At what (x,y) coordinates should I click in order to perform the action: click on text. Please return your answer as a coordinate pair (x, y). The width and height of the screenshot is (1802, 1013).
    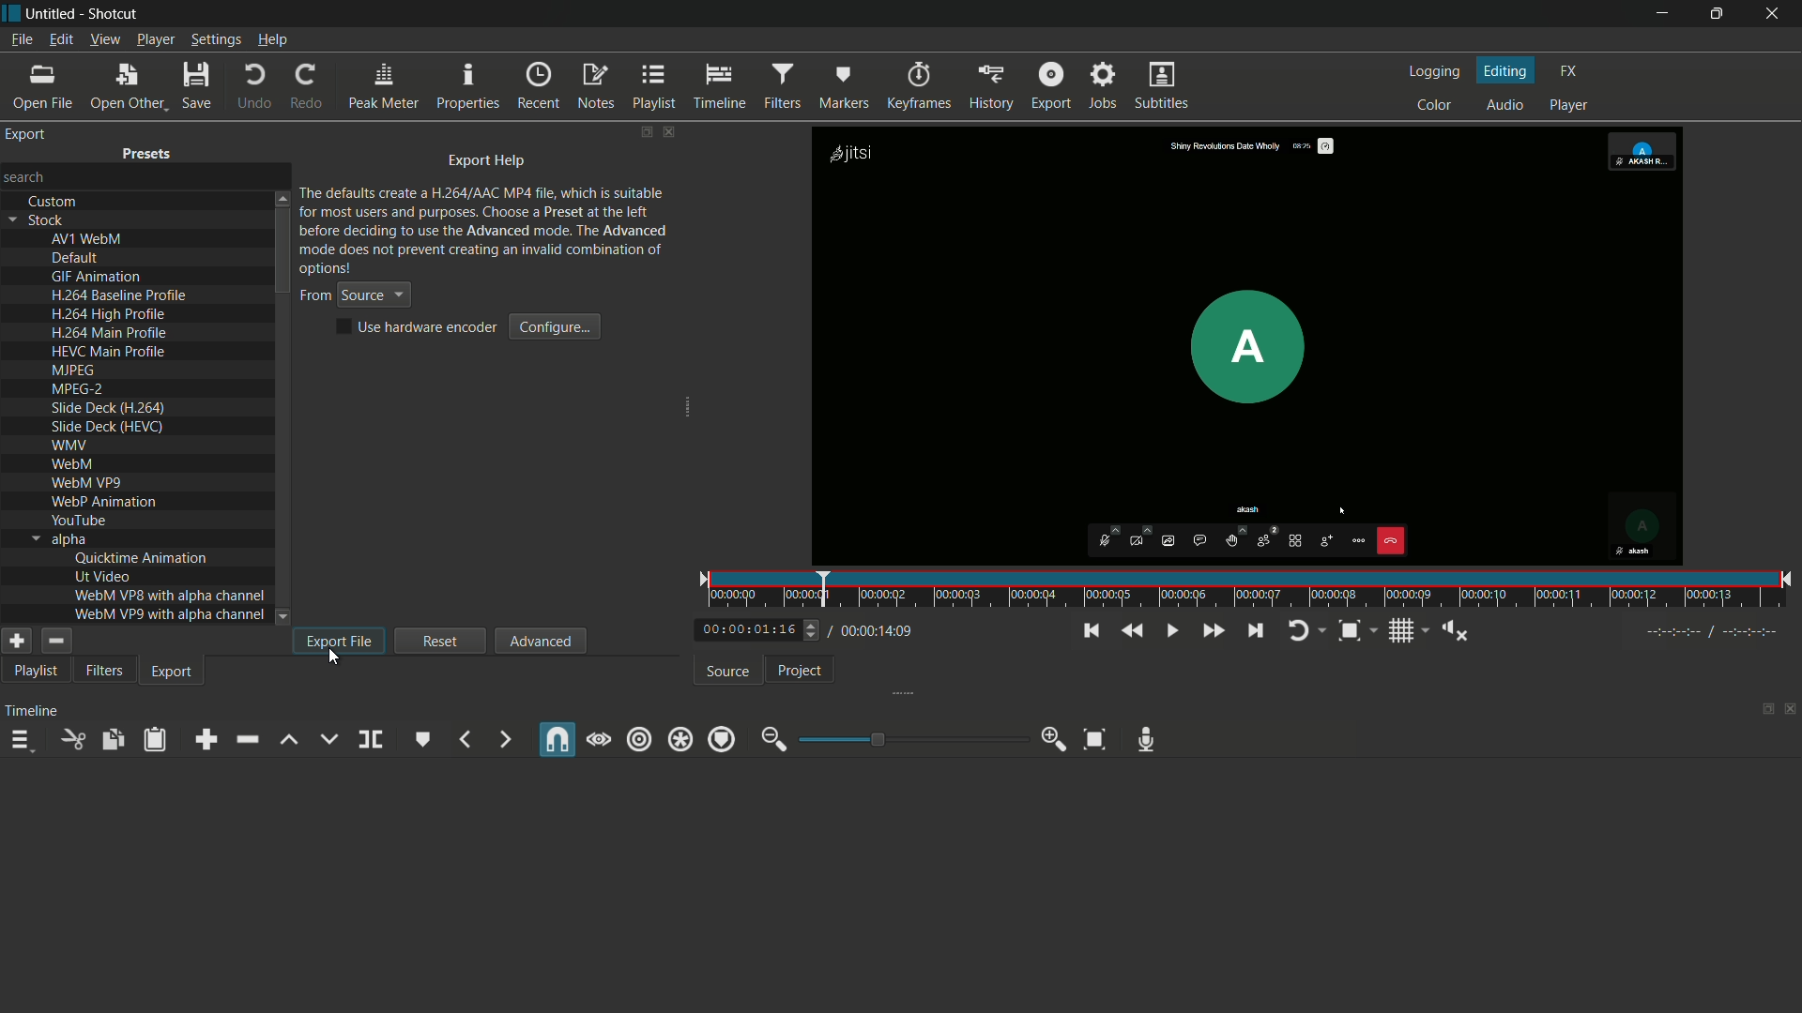
    Looking at the image, I should click on (102, 576).